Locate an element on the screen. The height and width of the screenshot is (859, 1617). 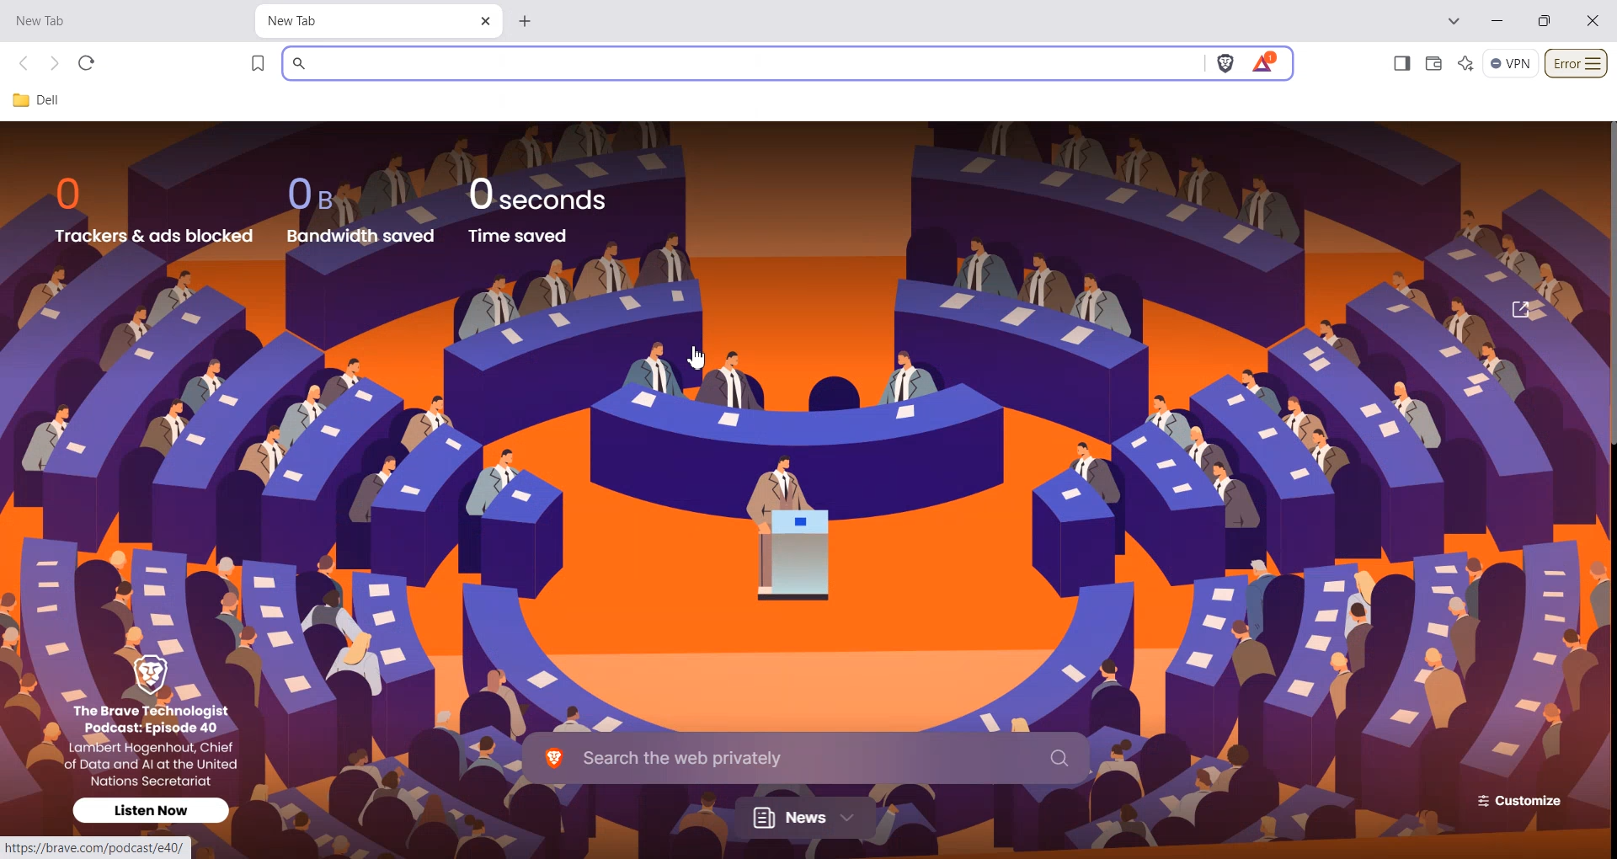
The Brave TechnologistCC — 409 La Hogenhout, Chief‘of Data and Al at the UnitedNations Secretariat  is located at coordinates (158, 744).